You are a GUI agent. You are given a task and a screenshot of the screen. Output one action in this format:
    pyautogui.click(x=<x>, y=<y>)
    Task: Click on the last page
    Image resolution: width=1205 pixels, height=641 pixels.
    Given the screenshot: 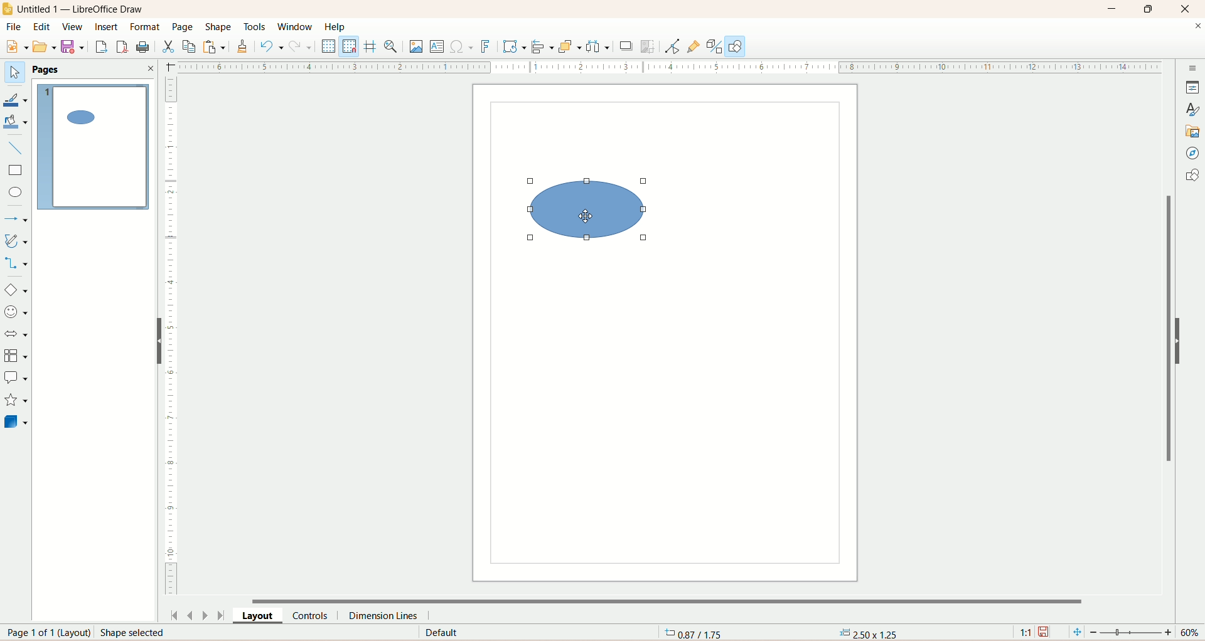 What is the action you would take?
    pyautogui.click(x=225, y=615)
    